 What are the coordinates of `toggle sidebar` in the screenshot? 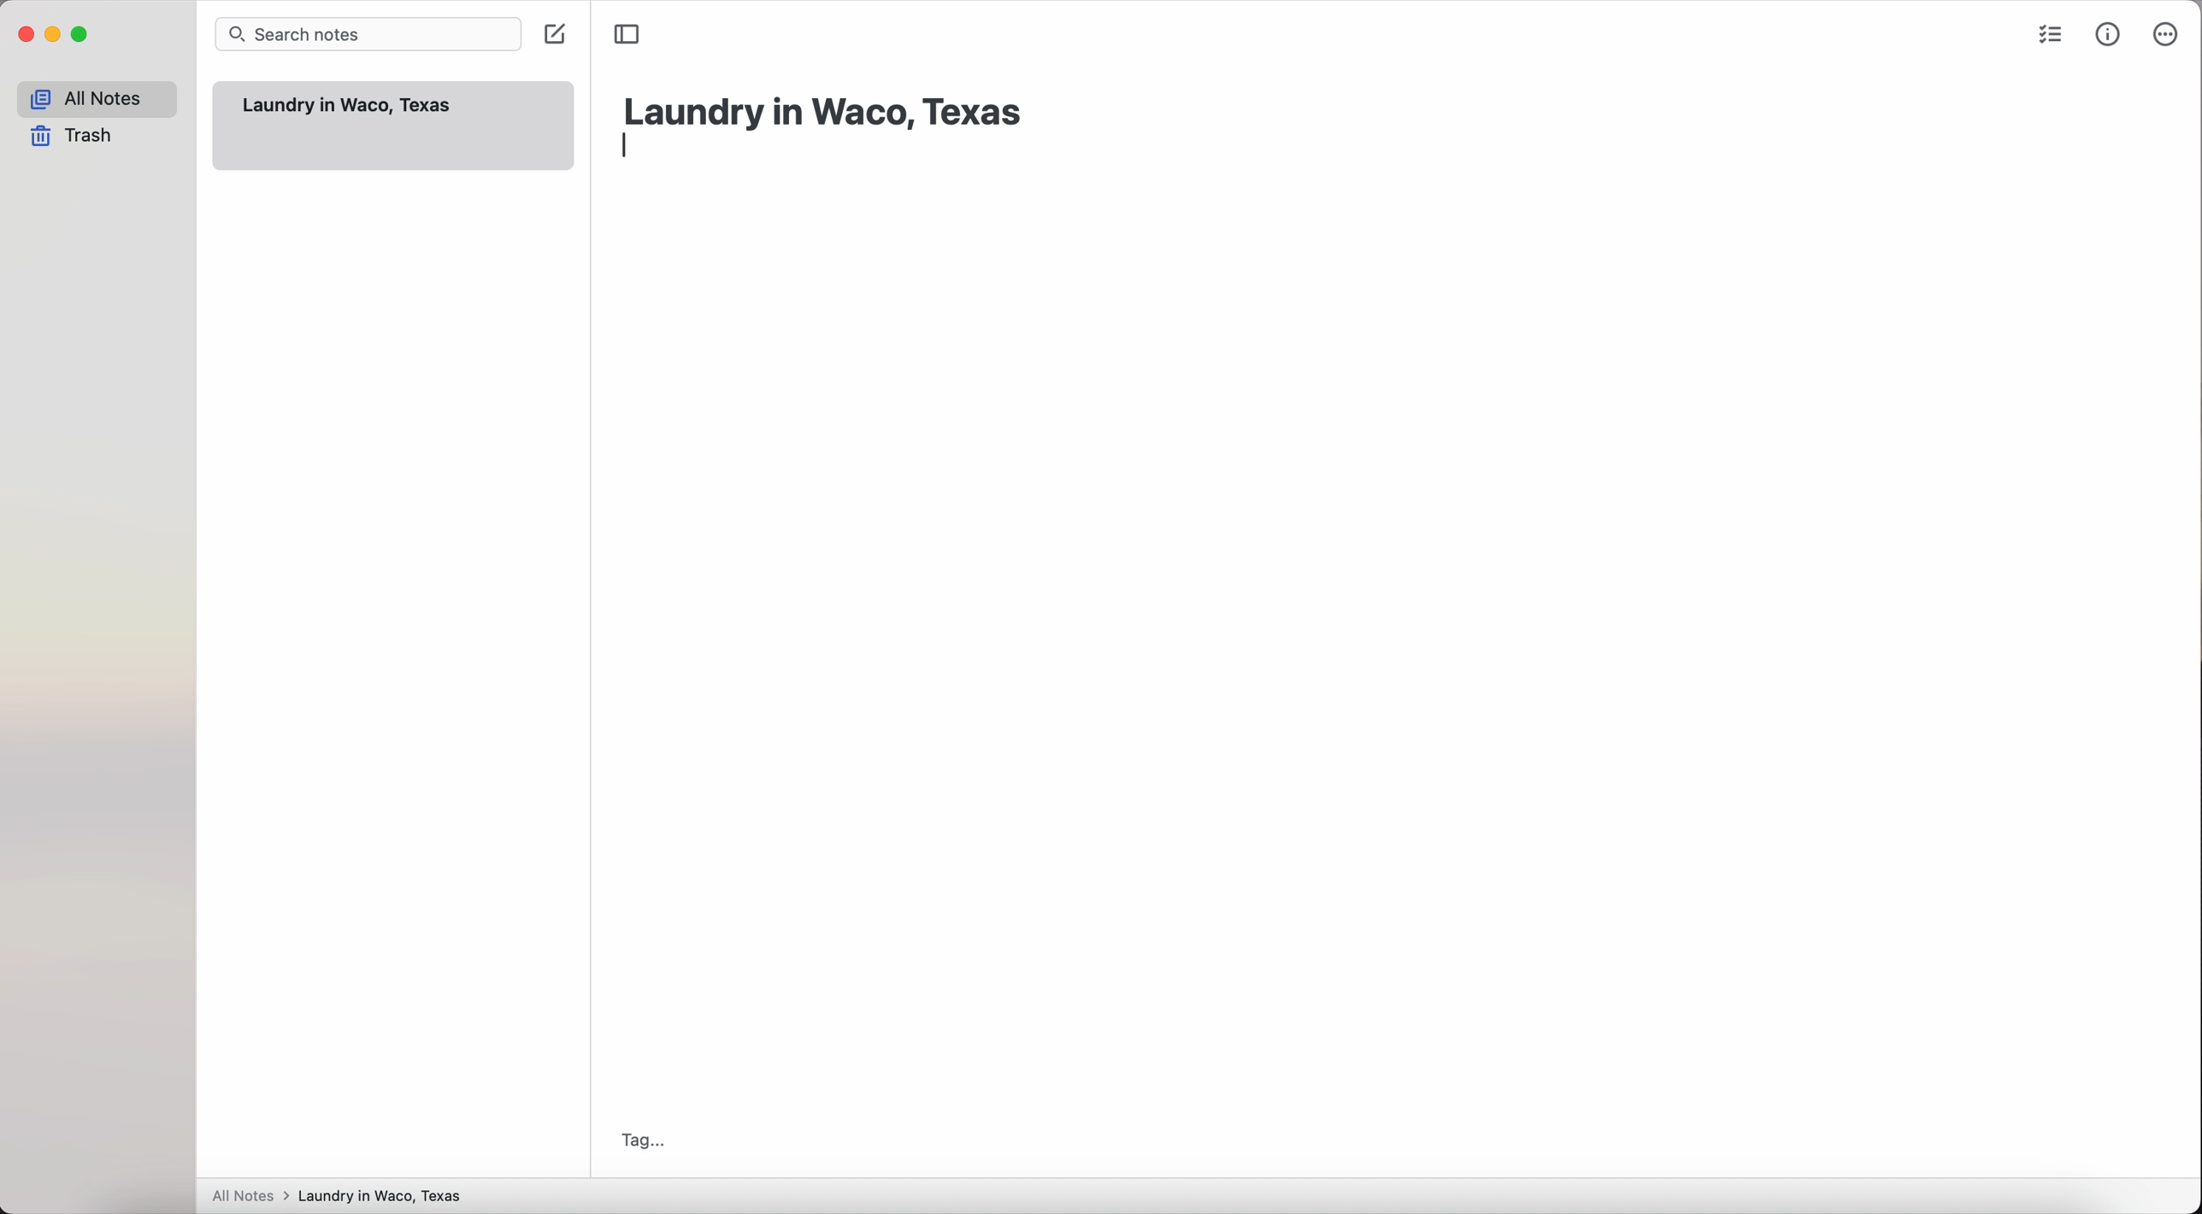 It's located at (627, 34).